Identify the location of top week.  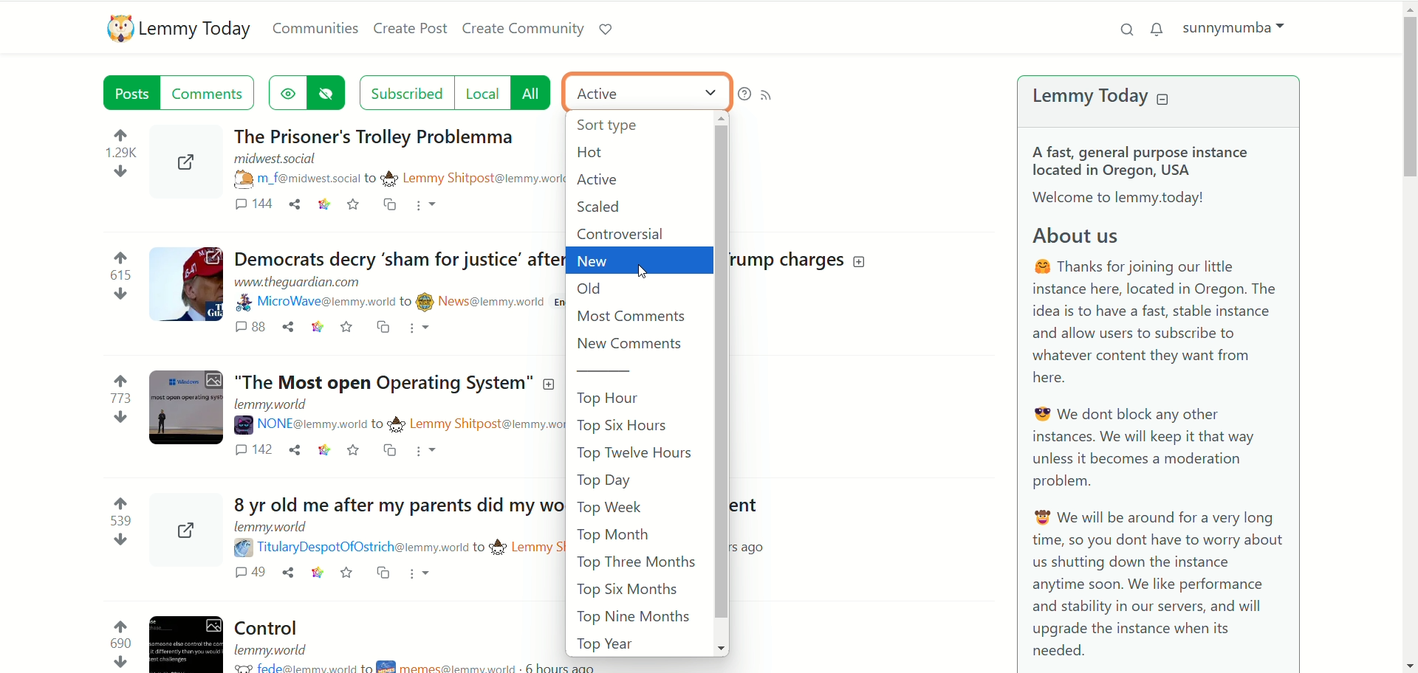
(611, 508).